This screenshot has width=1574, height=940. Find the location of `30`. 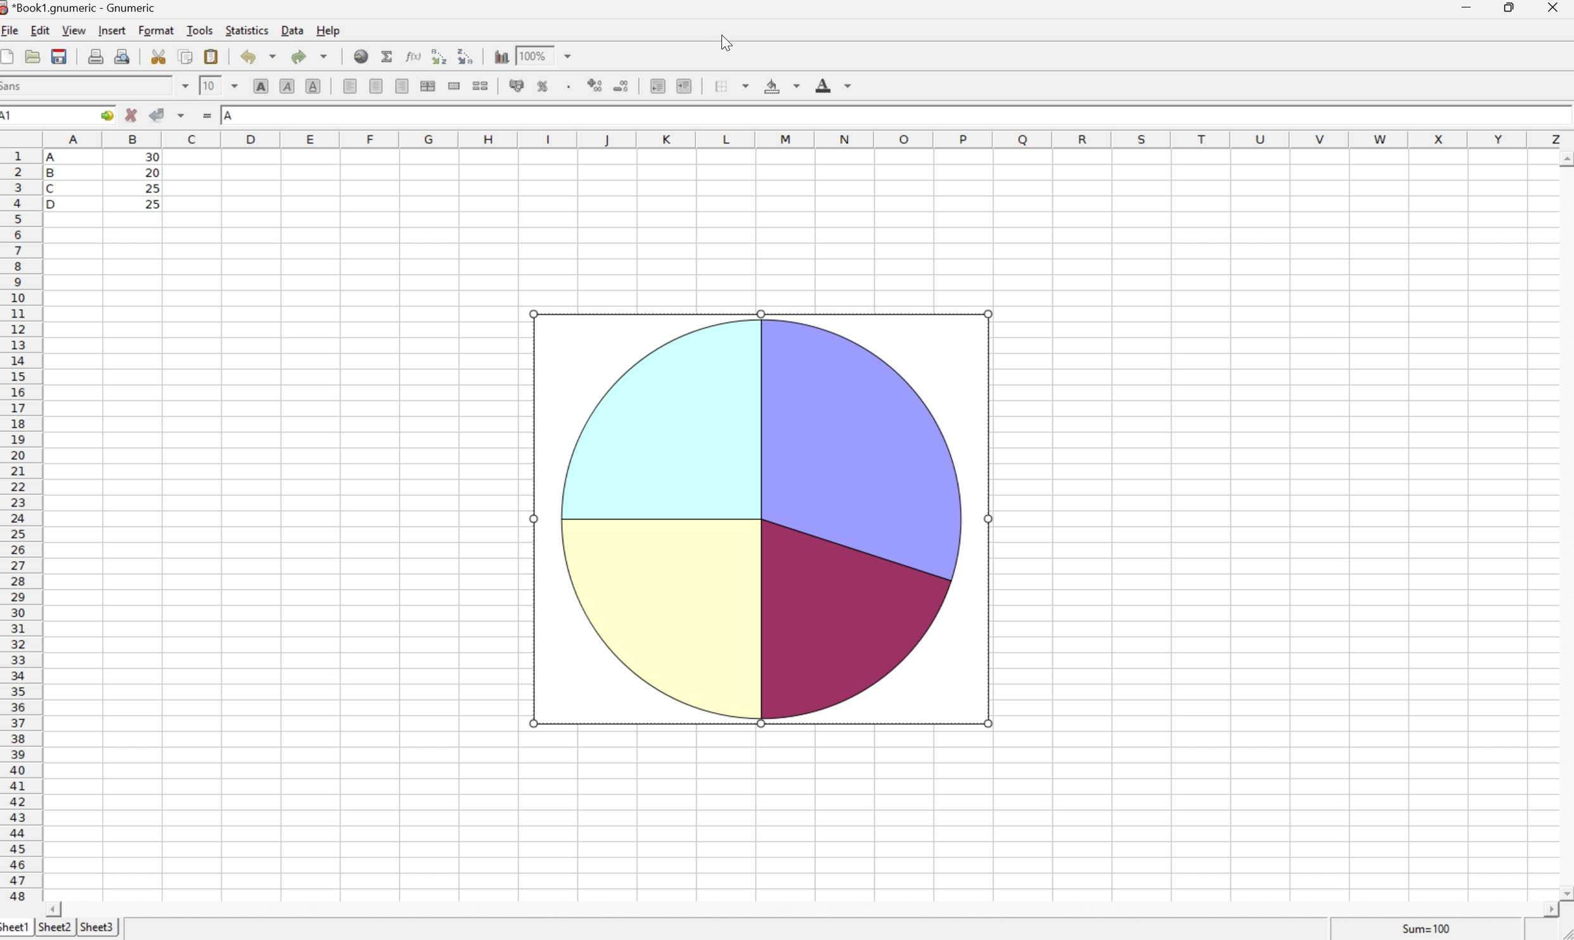

30 is located at coordinates (151, 158).